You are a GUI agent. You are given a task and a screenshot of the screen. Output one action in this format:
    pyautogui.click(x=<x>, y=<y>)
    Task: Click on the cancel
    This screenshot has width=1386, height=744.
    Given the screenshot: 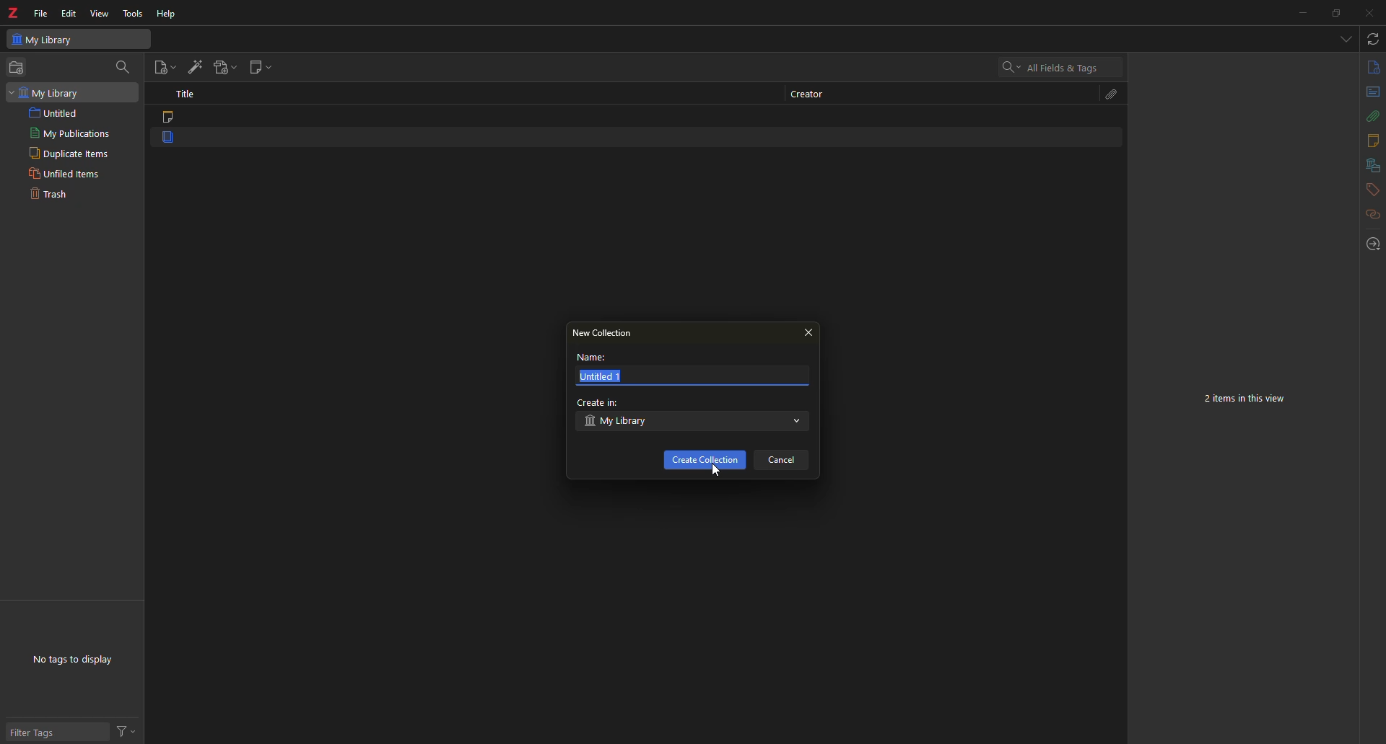 What is the action you would take?
    pyautogui.click(x=786, y=461)
    